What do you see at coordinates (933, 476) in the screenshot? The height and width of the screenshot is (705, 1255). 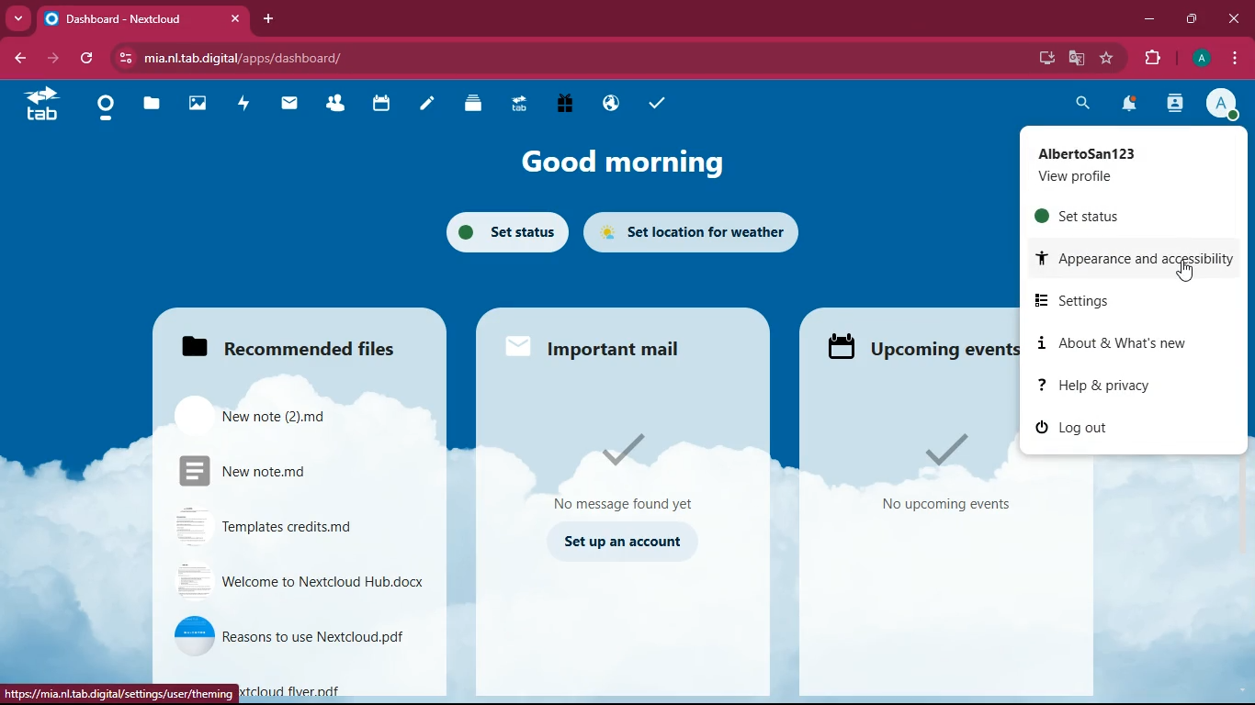 I see `events` at bounding box center [933, 476].